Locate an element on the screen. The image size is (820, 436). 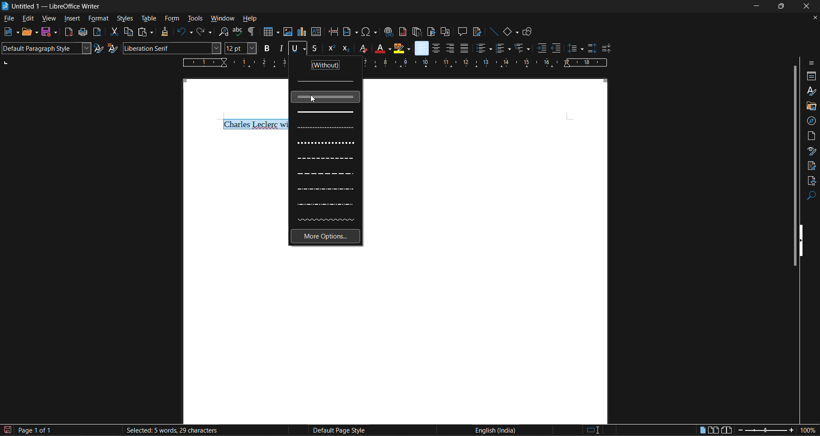
set line spacing is located at coordinates (575, 49).